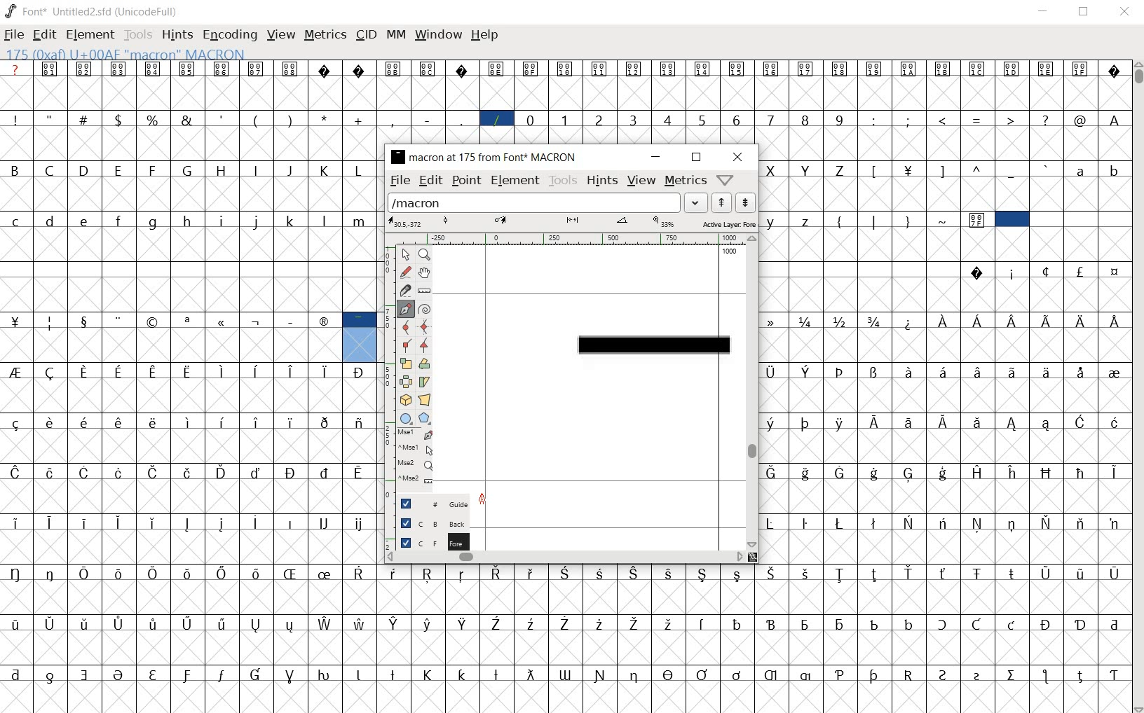 The width and height of the screenshot is (1144, 713). What do you see at coordinates (1012, 523) in the screenshot?
I see `Symbol` at bounding box center [1012, 523].